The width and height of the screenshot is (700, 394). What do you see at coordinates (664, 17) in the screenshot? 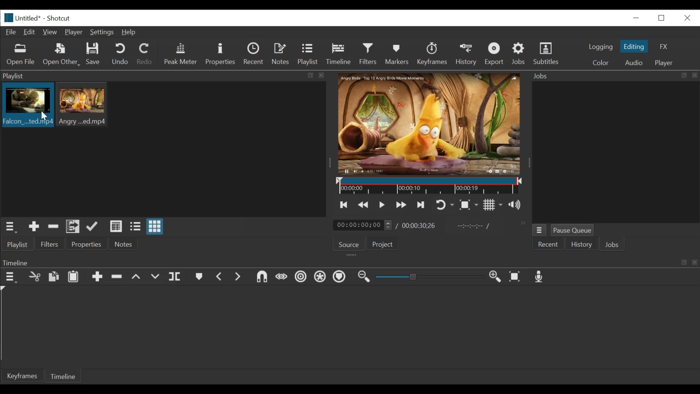
I see `restore` at bounding box center [664, 17].